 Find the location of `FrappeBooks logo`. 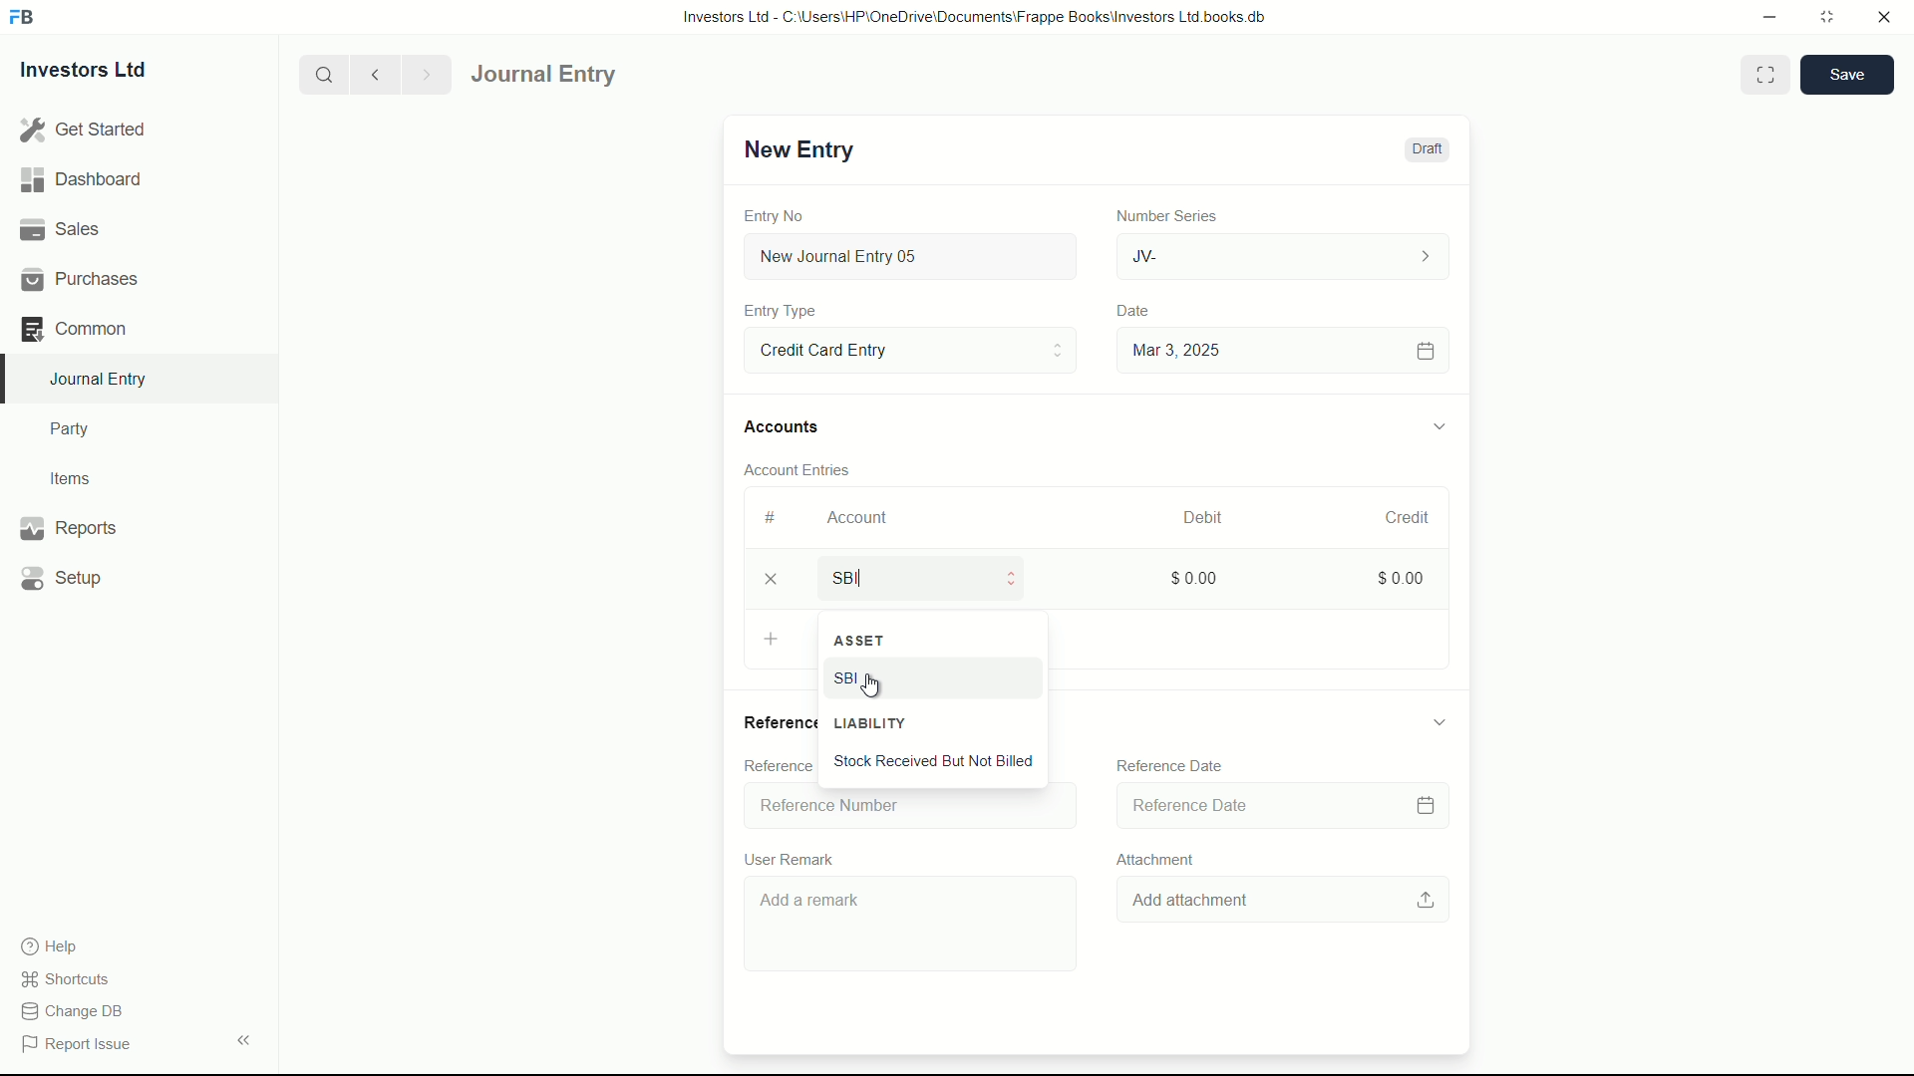

FrappeBooks logo is located at coordinates (22, 18).